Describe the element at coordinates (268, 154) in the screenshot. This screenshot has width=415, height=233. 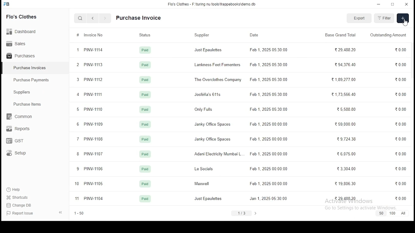
I see `feb 1, 2025 05:30:00` at that location.